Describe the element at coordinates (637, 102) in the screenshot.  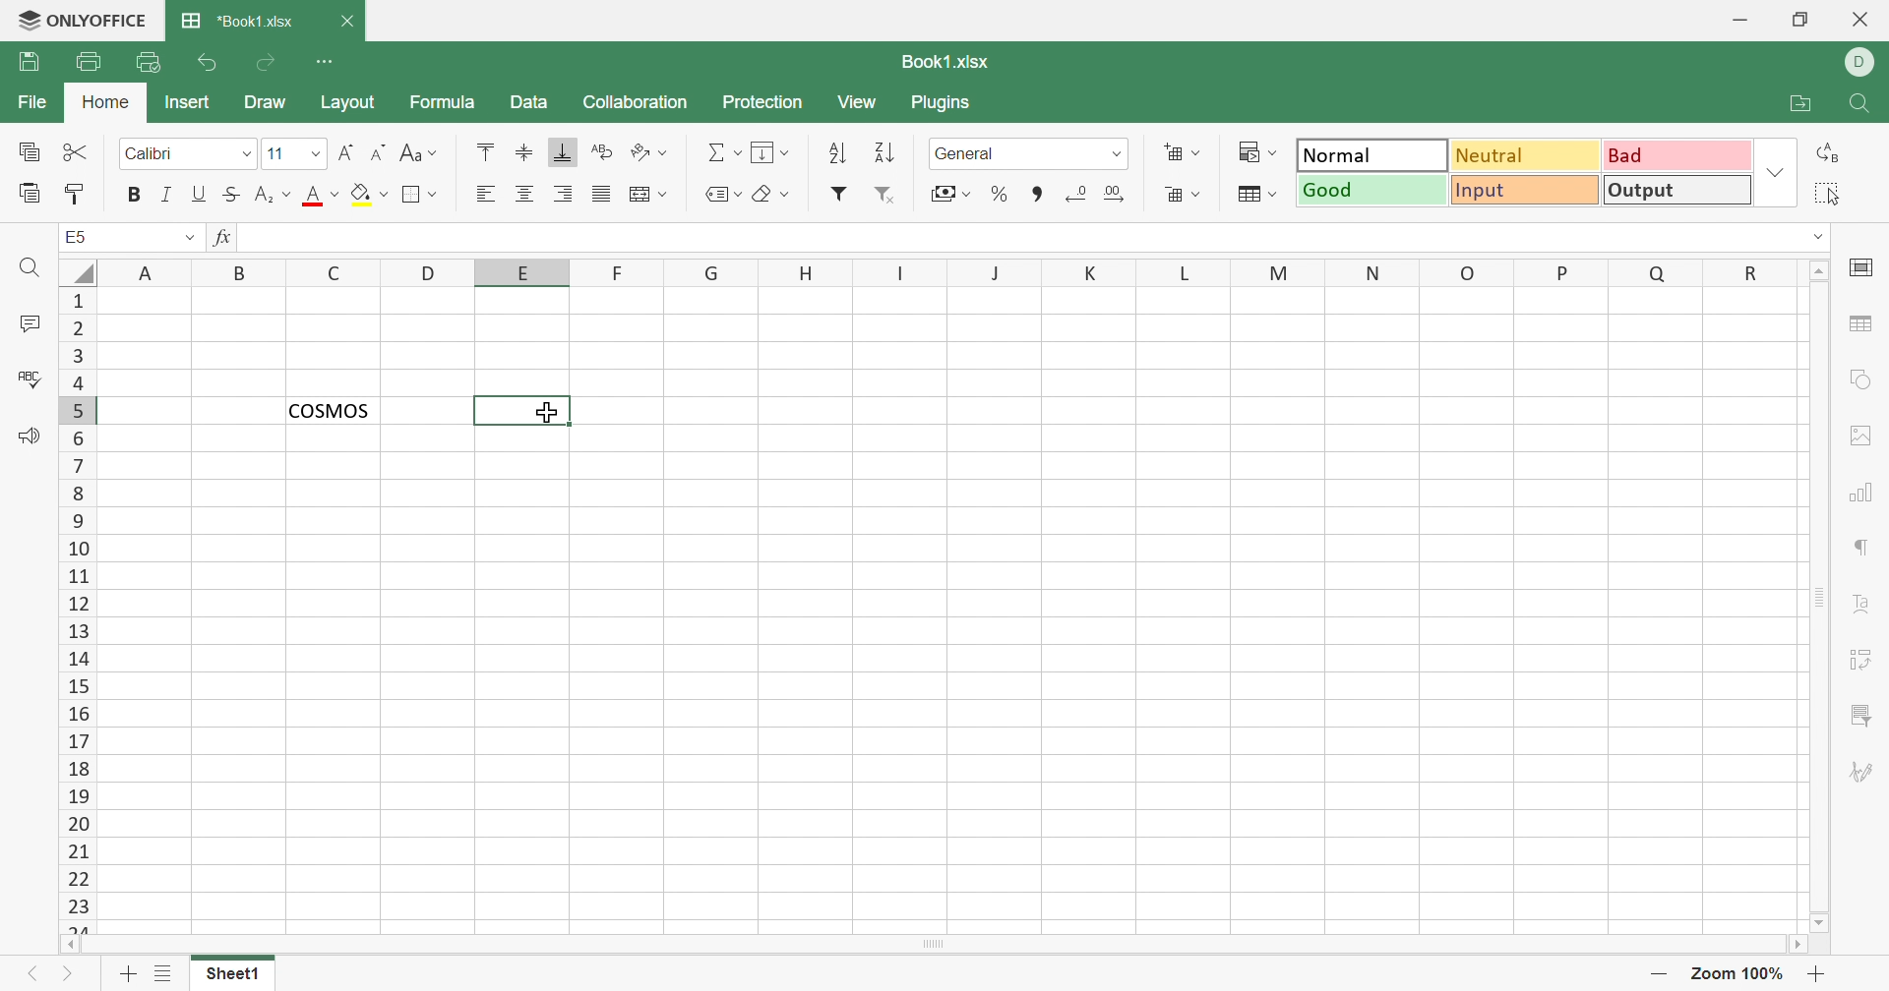
I see `Collaboration` at that location.